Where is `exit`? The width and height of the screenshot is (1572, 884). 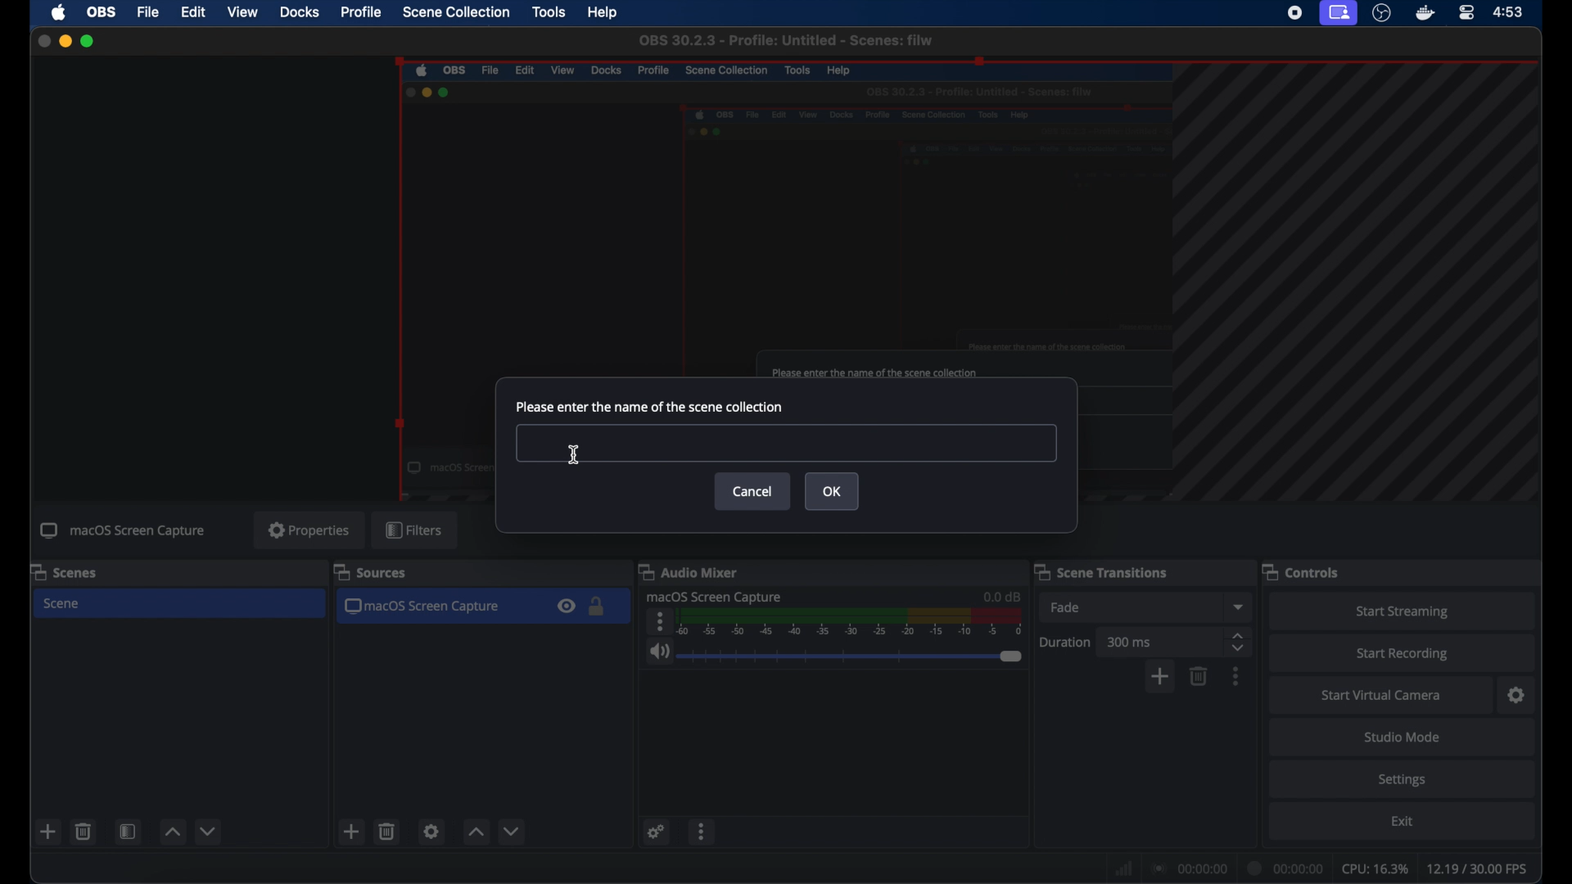 exit is located at coordinates (1403, 824).